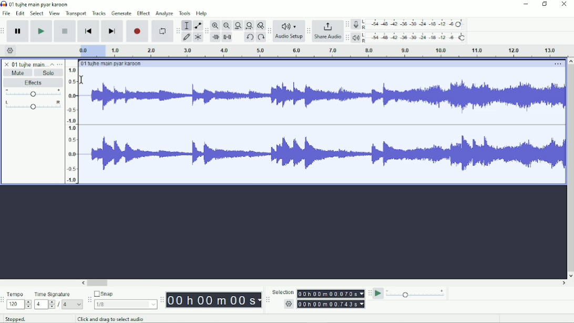 The width and height of the screenshot is (574, 323). Describe the element at coordinates (250, 38) in the screenshot. I see `Undo` at that location.